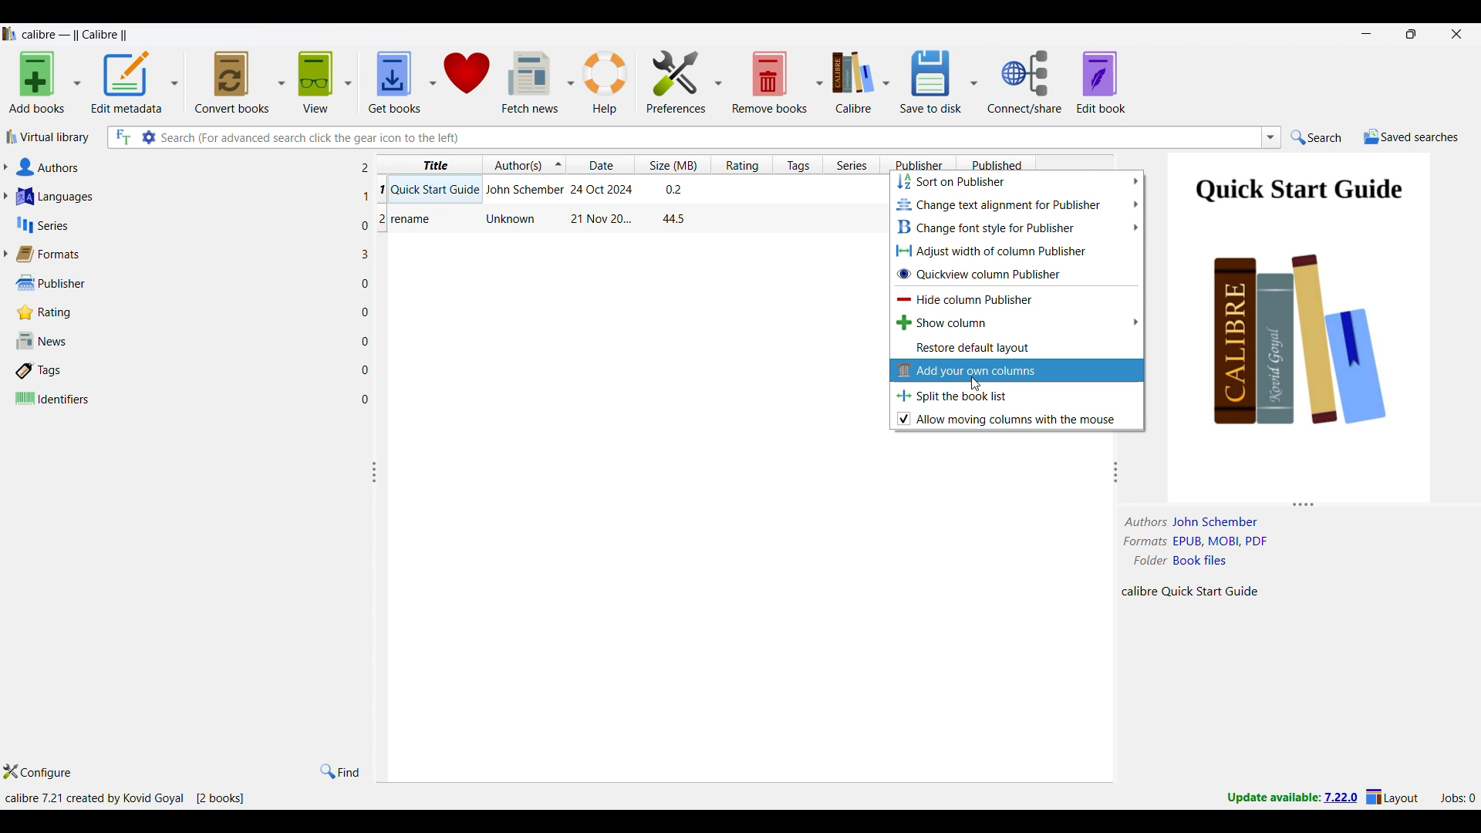 This screenshot has width=1481, height=833. I want to click on Title, so click(413, 220).